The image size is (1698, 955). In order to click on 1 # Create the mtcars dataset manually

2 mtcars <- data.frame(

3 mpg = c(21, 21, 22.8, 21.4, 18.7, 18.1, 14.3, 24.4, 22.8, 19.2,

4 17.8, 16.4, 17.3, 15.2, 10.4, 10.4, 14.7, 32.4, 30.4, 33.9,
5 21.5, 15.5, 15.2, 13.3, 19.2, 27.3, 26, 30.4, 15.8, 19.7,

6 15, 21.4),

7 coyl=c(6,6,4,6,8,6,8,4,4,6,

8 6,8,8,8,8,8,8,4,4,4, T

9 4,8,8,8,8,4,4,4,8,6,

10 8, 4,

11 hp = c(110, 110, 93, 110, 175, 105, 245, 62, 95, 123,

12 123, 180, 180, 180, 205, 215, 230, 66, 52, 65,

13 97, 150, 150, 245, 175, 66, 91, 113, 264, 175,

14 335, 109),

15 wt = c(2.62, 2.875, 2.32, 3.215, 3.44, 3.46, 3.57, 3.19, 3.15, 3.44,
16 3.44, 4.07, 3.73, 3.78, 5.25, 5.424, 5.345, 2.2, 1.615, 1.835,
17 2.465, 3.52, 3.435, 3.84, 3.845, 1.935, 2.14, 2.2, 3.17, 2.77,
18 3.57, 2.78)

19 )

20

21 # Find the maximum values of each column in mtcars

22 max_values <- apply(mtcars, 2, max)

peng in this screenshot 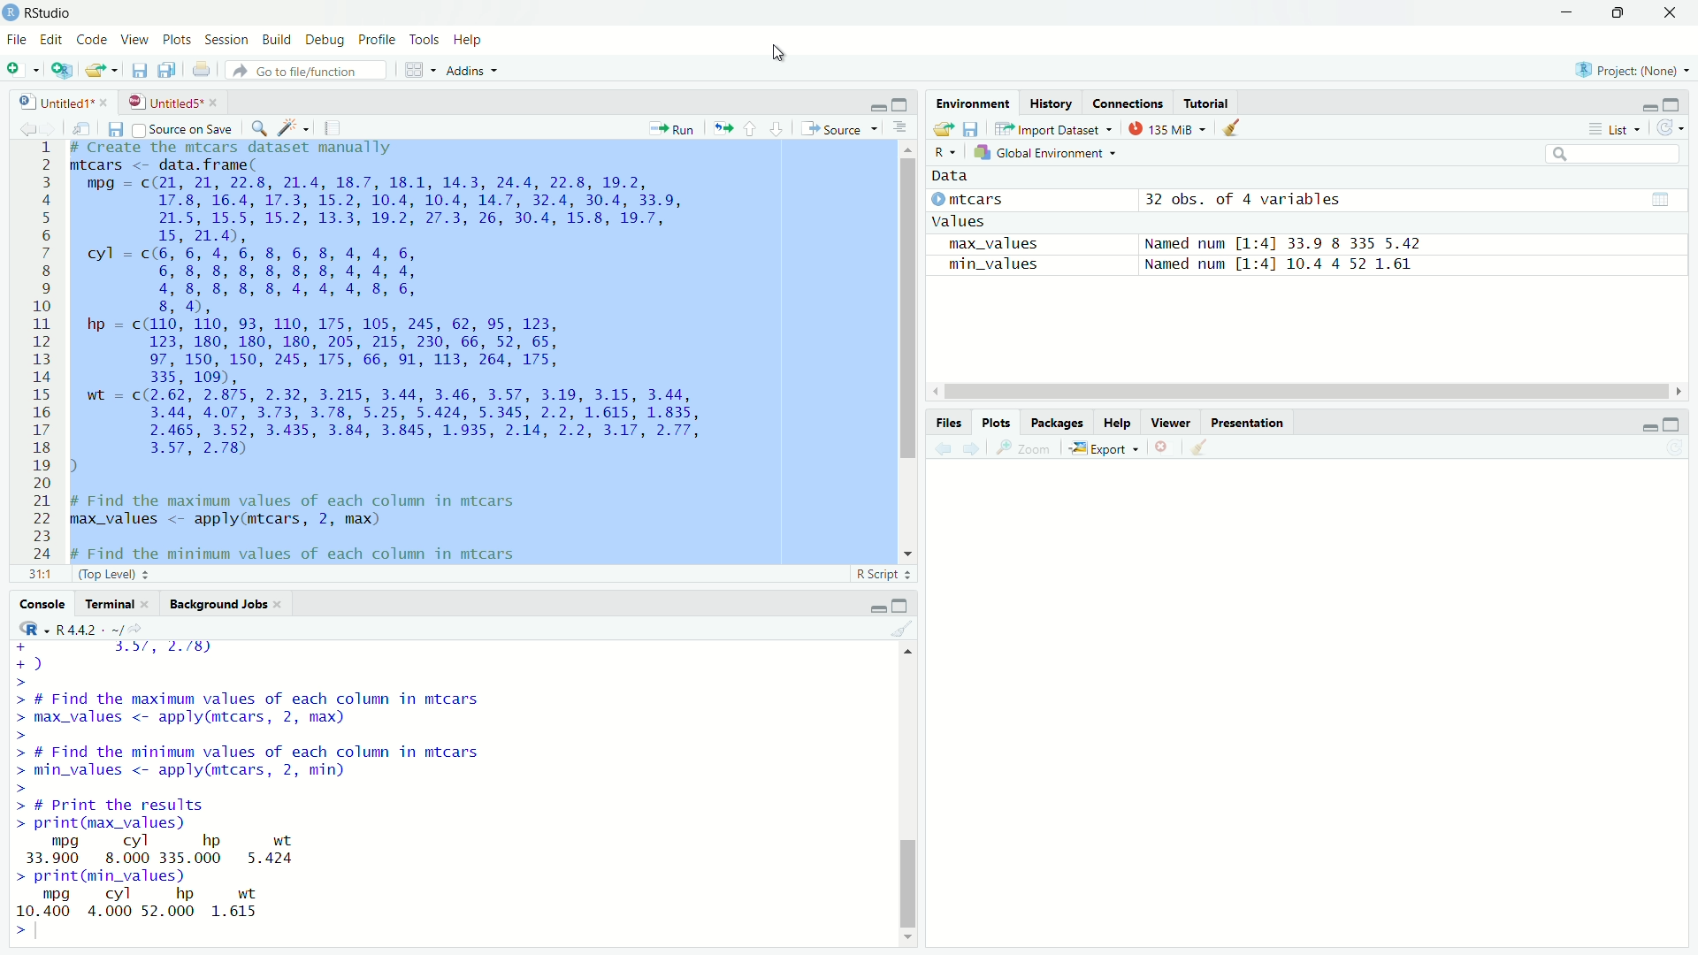, I will do `click(414, 350)`.